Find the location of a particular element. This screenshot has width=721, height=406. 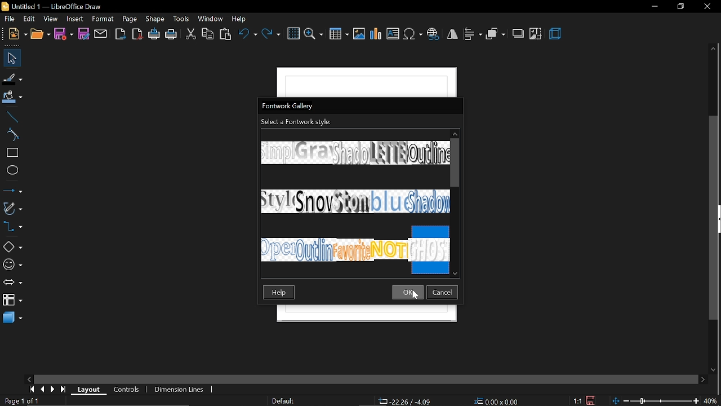

move up is located at coordinates (714, 50).